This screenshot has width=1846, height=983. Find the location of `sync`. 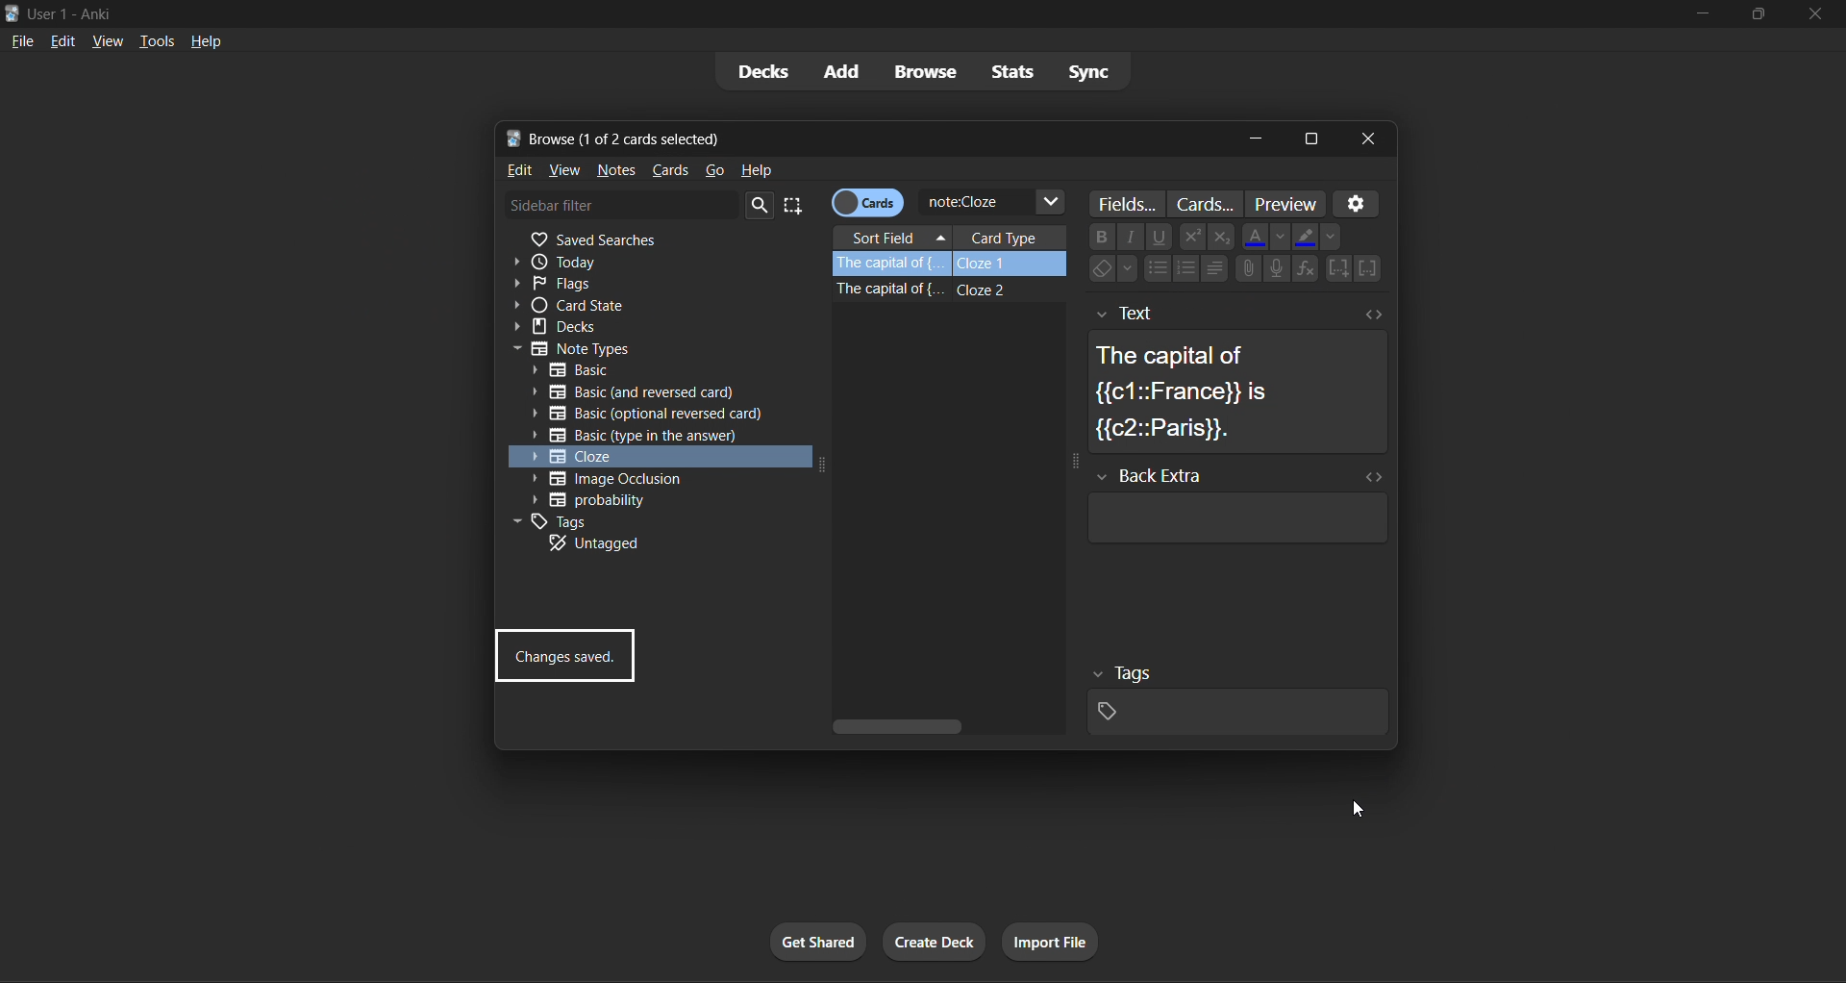

sync is located at coordinates (1103, 69).